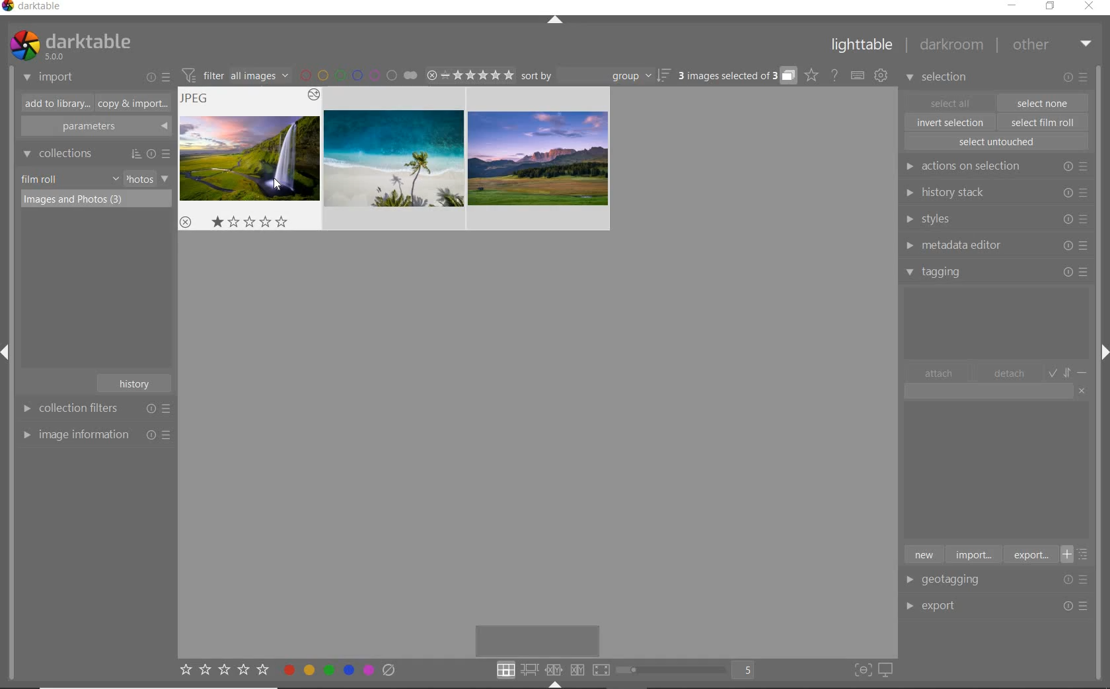  Describe the element at coordinates (1082, 390) in the screenshot. I see `clear entry` at that location.